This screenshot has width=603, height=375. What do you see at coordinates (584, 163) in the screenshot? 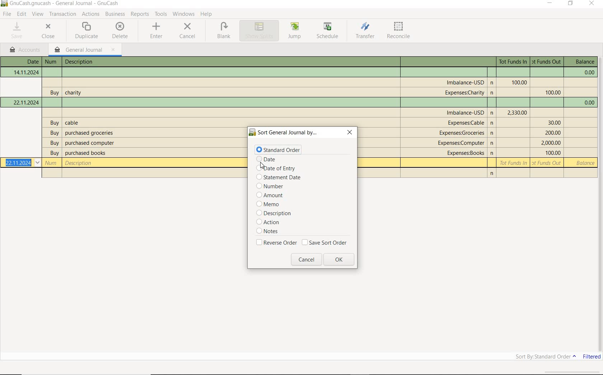
I see `balance` at bounding box center [584, 163].